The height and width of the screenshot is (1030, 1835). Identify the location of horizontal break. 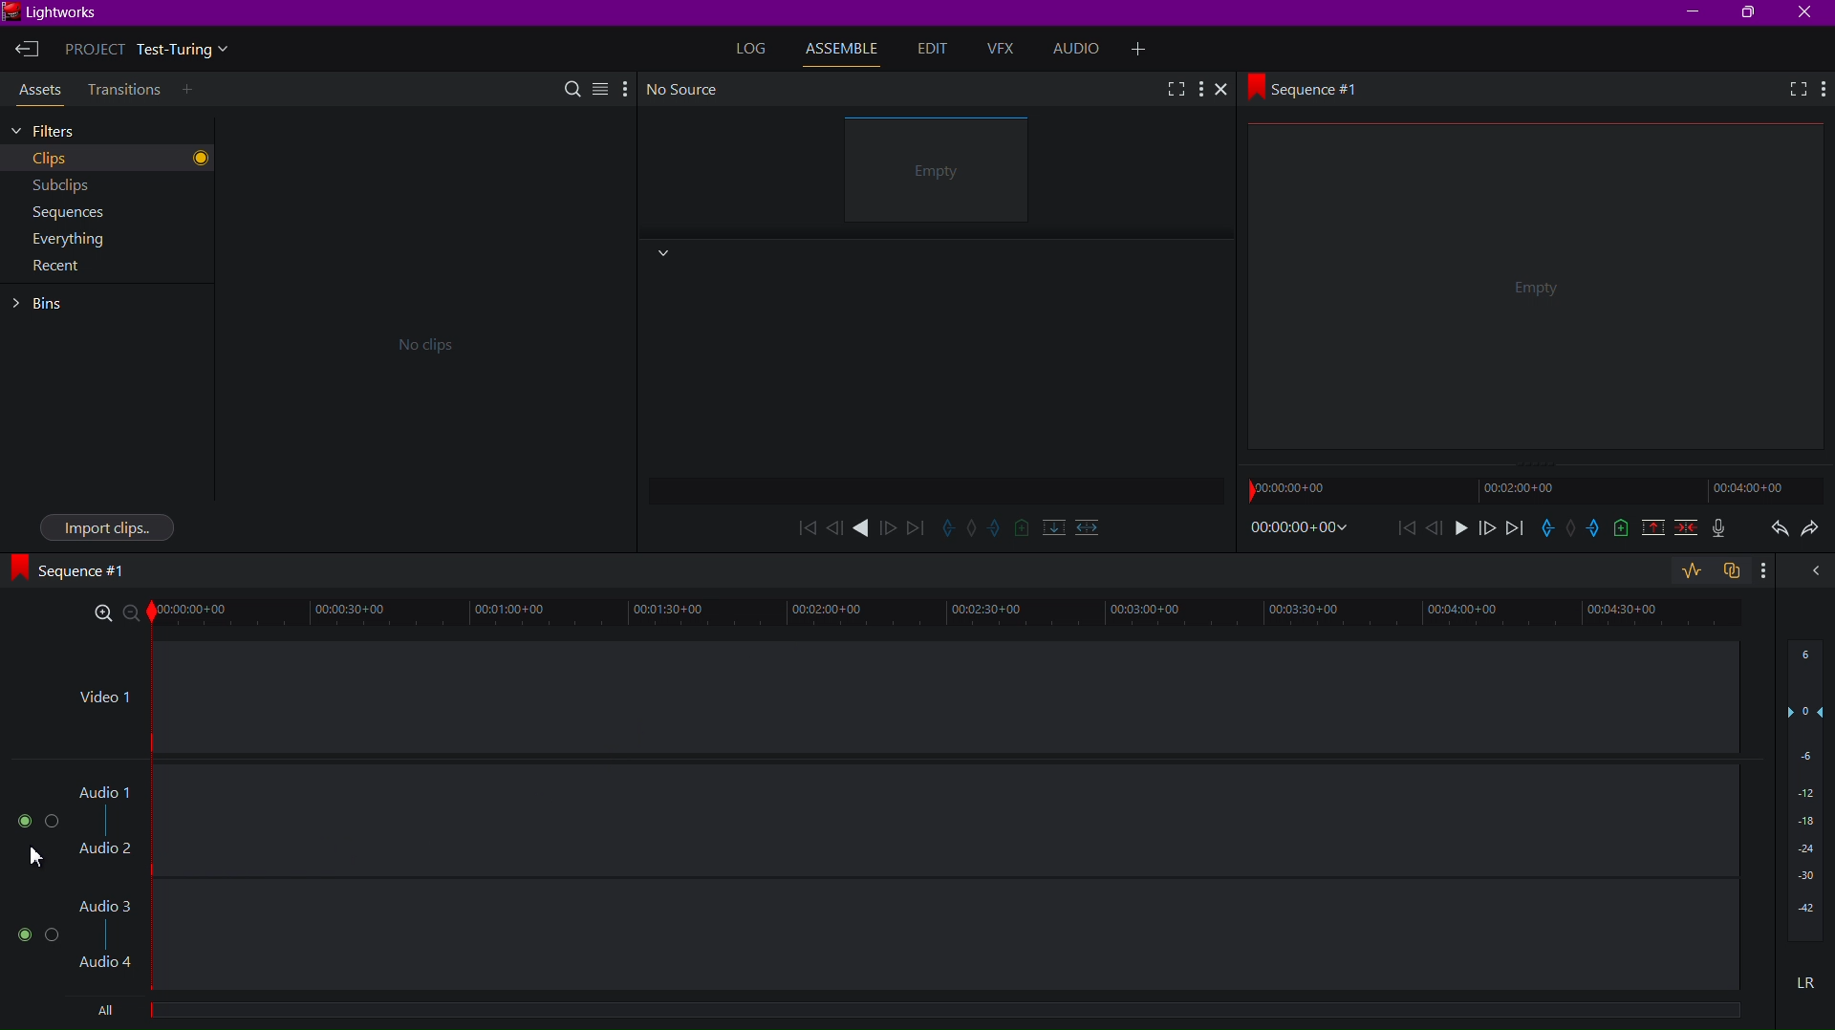
(1089, 524).